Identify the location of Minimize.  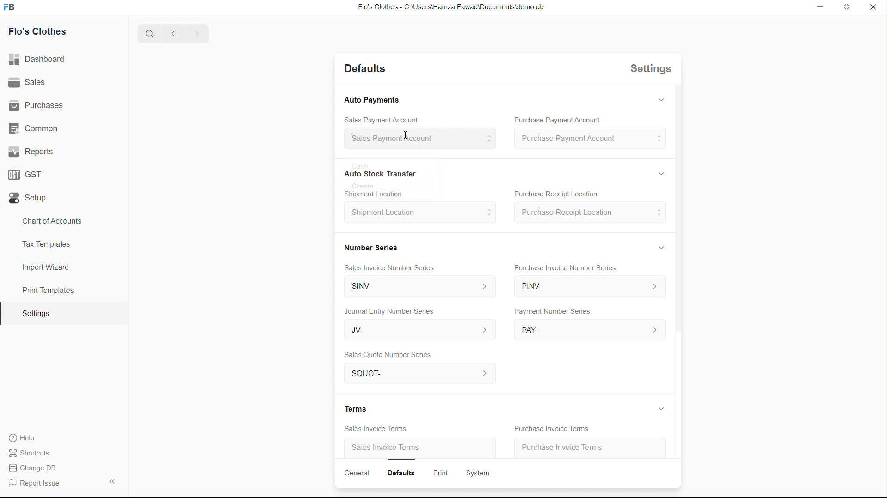
(818, 7).